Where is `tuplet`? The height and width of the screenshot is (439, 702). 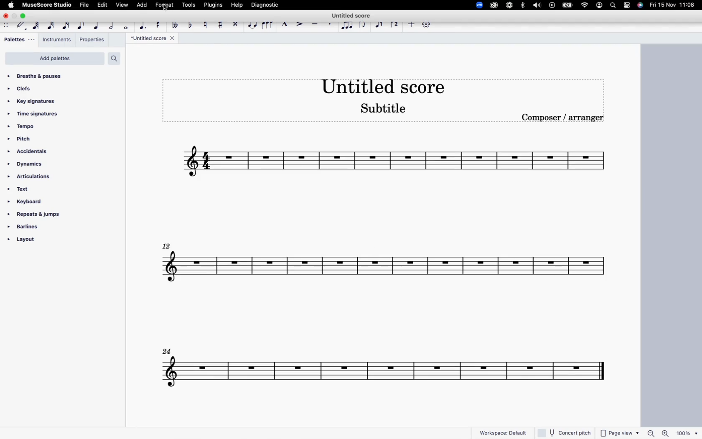
tuplet is located at coordinates (348, 25).